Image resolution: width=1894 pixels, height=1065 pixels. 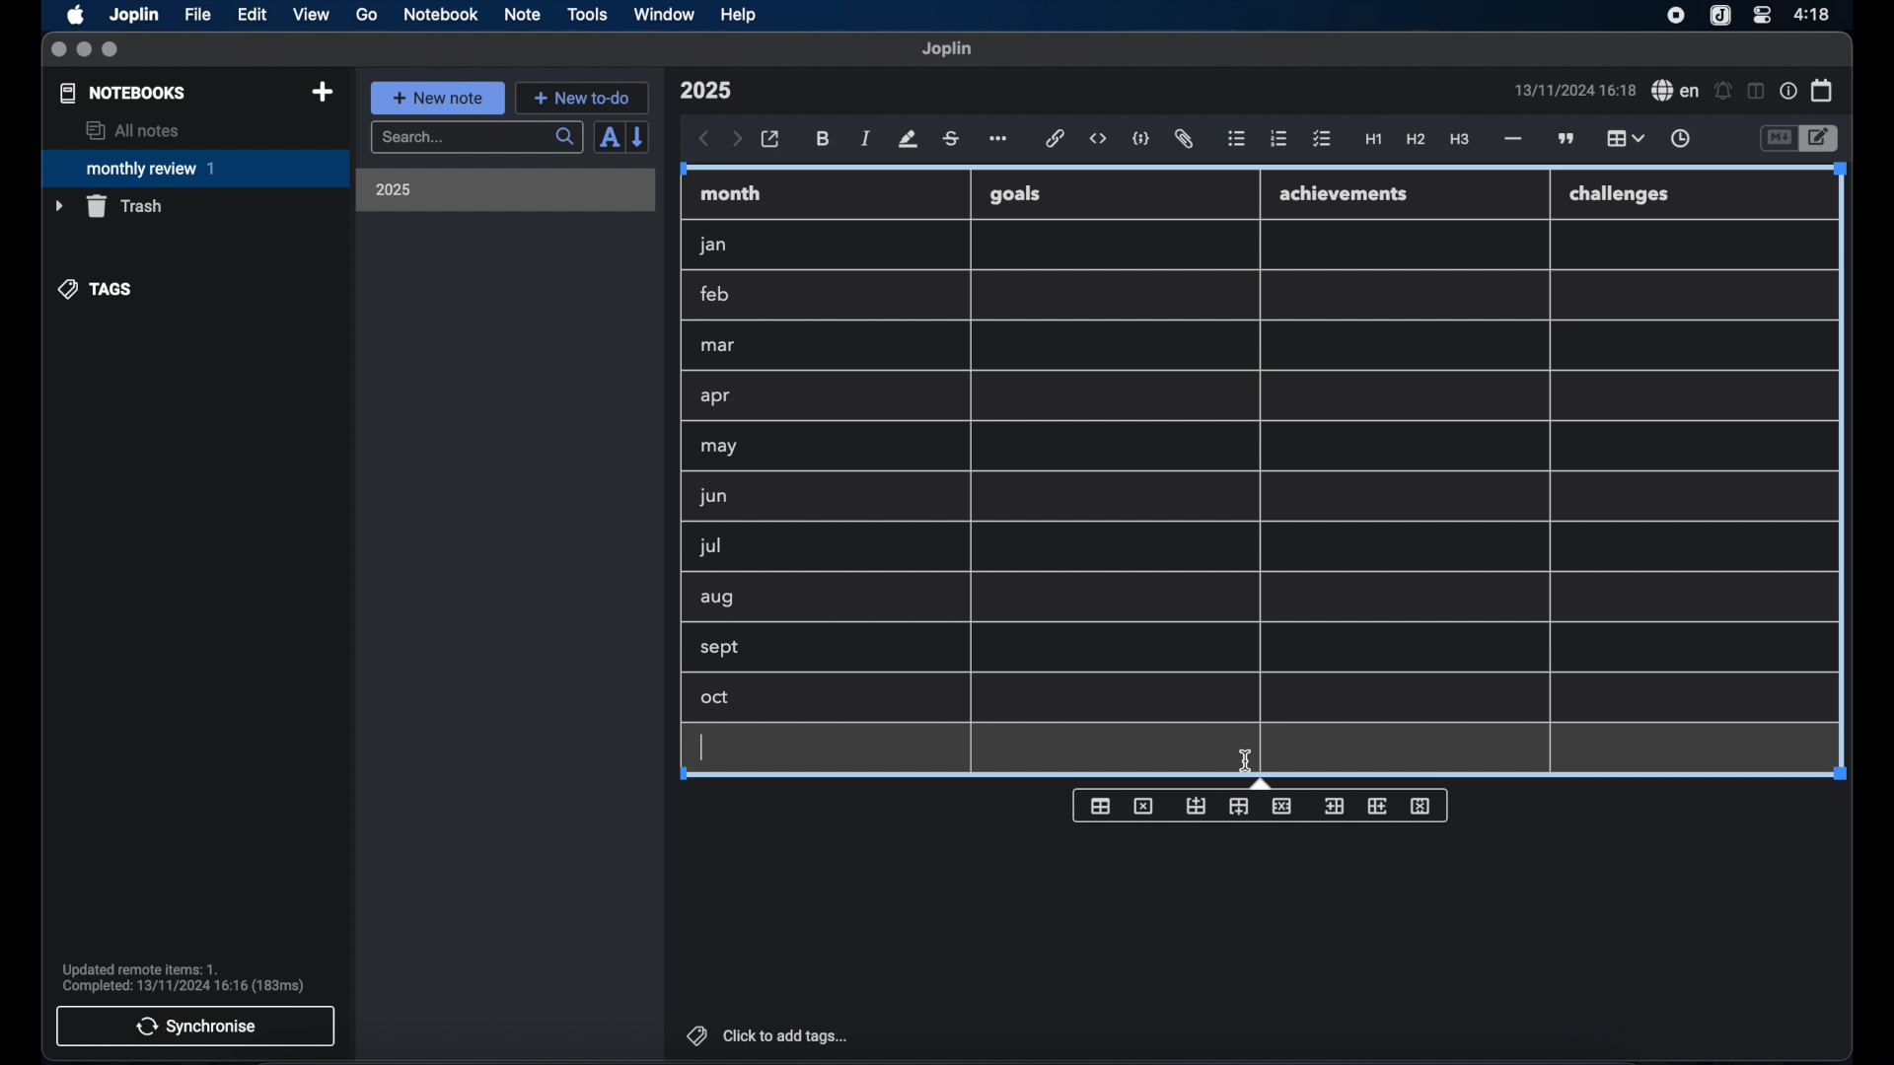 I want to click on calendar, so click(x=1823, y=90).